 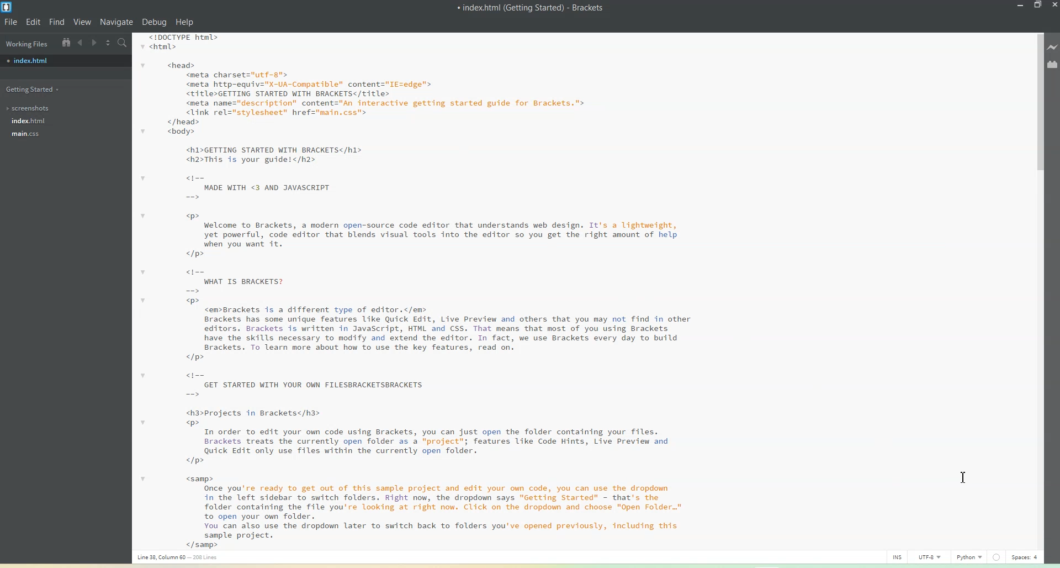 I want to click on Line, column, so click(x=178, y=558).